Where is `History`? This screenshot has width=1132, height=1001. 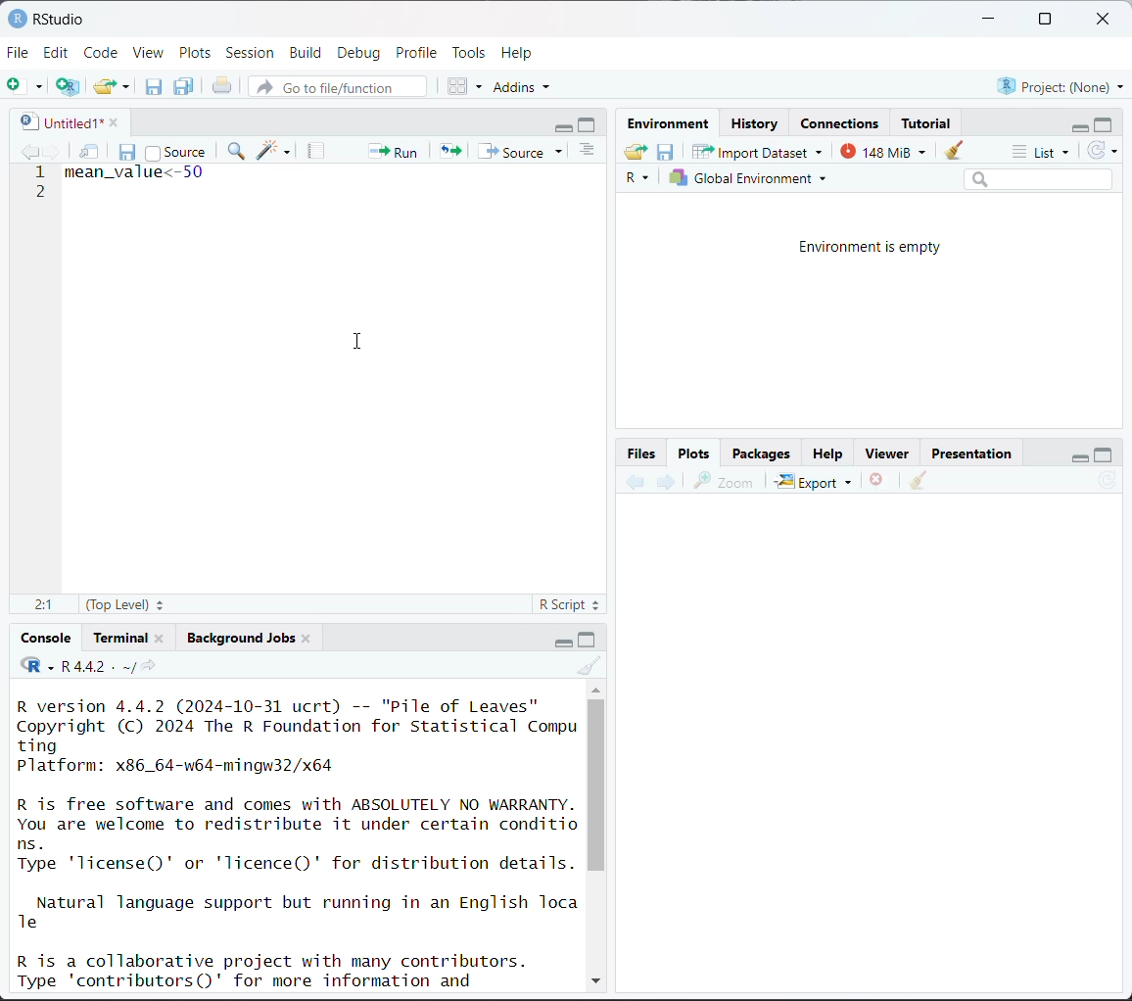
History is located at coordinates (756, 123).